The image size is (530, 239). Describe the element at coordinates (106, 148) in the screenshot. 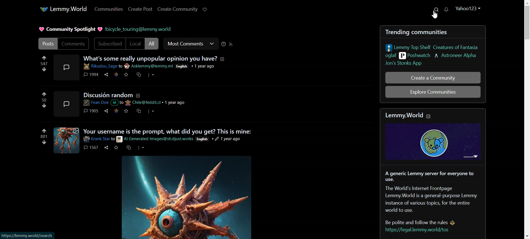

I see `share` at that location.